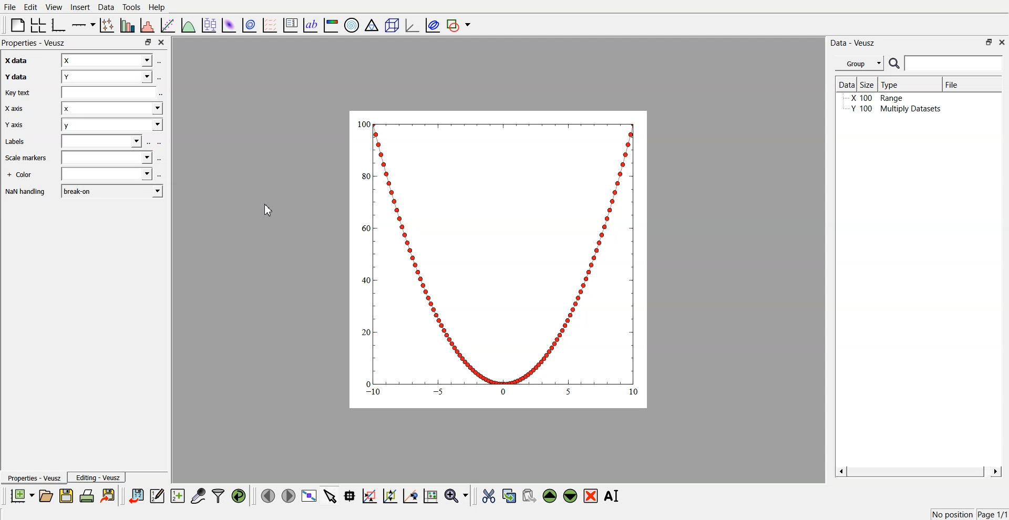 This screenshot has height=520, width=1009. What do you see at coordinates (228, 25) in the screenshot?
I see `plot a 2d datasets as image` at bounding box center [228, 25].